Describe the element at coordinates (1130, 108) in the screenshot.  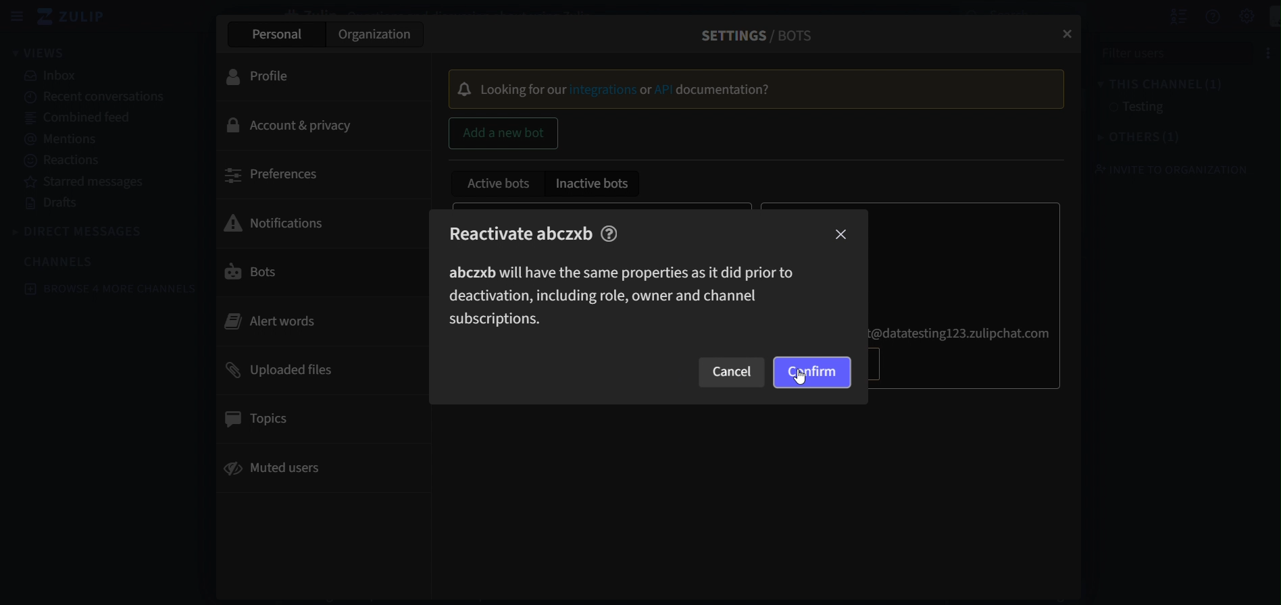
I see `testing` at that location.